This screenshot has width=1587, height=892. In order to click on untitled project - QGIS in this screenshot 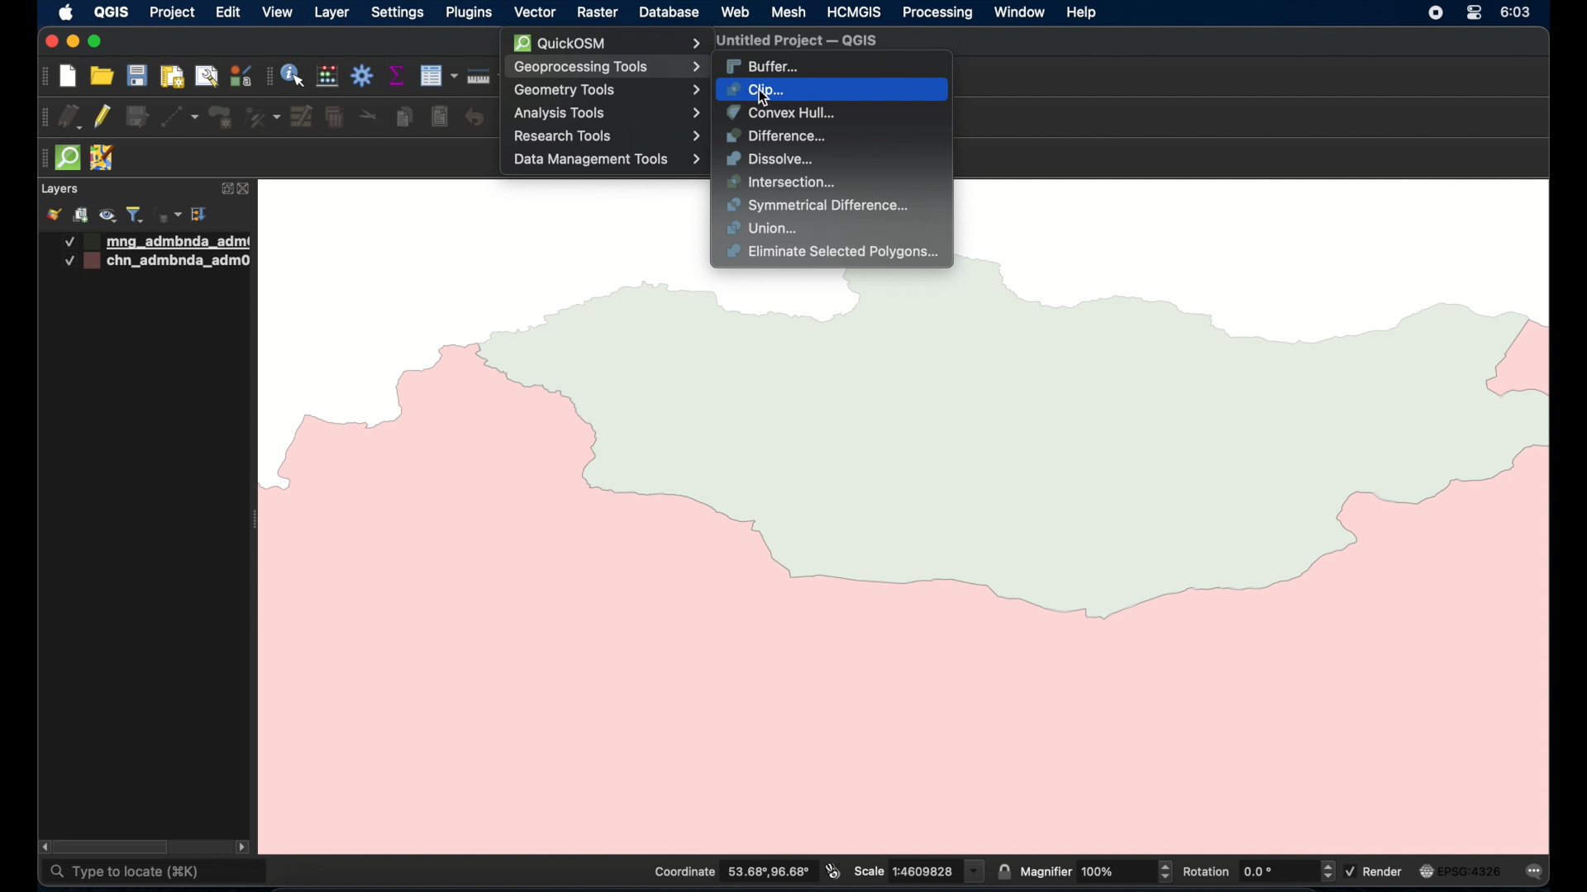, I will do `click(793, 42)`.